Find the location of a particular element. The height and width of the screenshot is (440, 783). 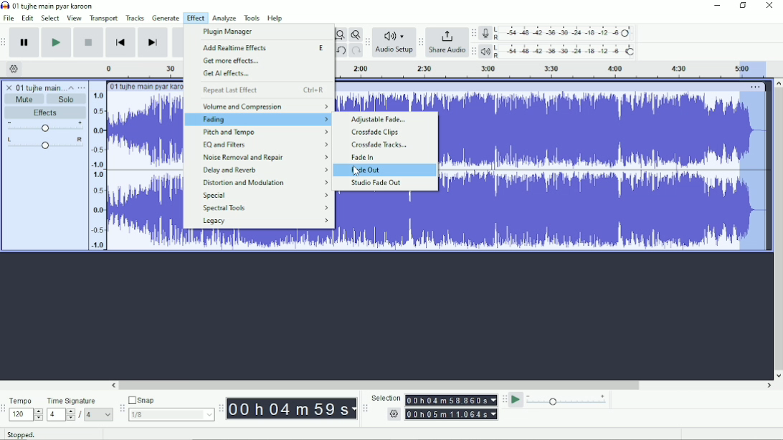

Audacity time toolbar is located at coordinates (222, 408).